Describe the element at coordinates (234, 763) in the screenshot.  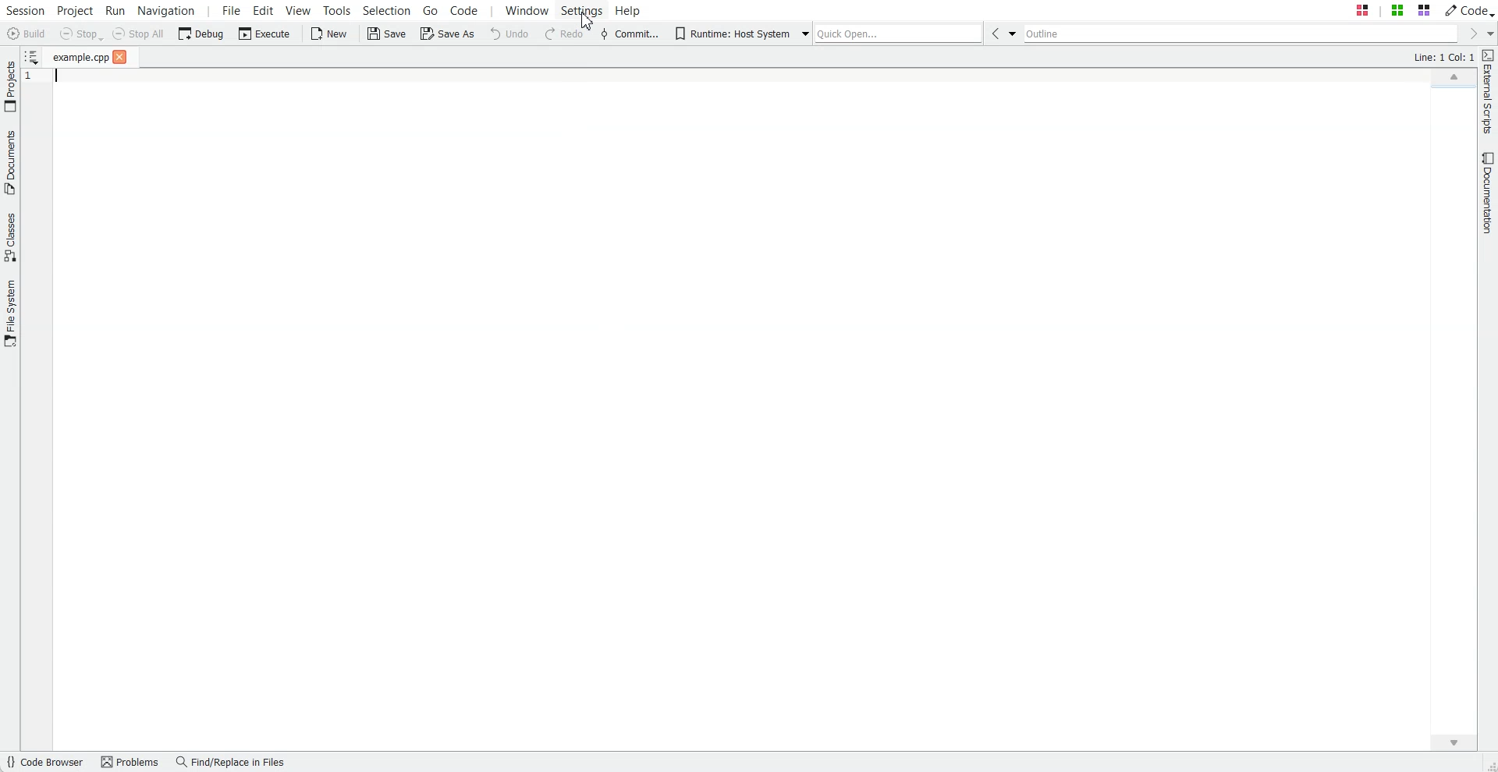
I see `Find/Replace in files` at that location.